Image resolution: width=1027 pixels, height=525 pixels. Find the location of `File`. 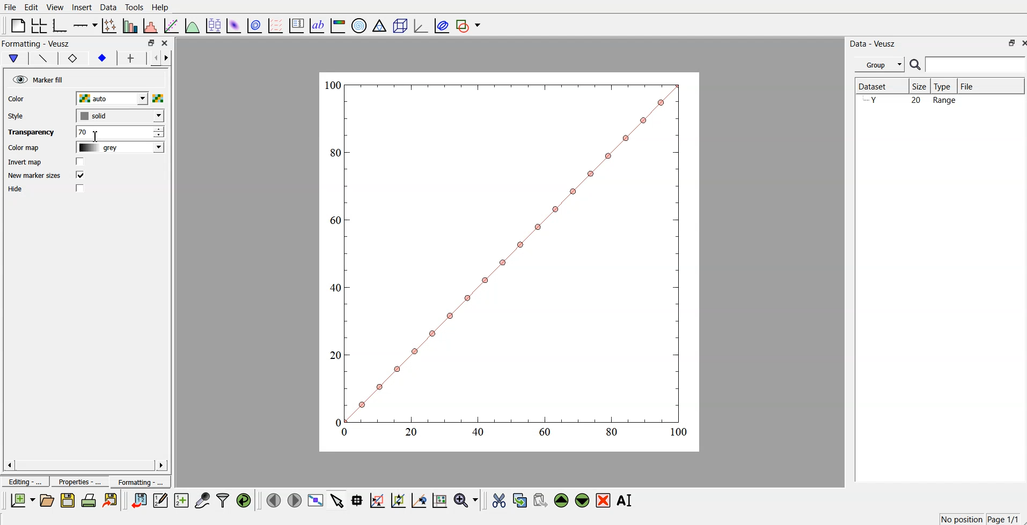

File is located at coordinates (10, 7).